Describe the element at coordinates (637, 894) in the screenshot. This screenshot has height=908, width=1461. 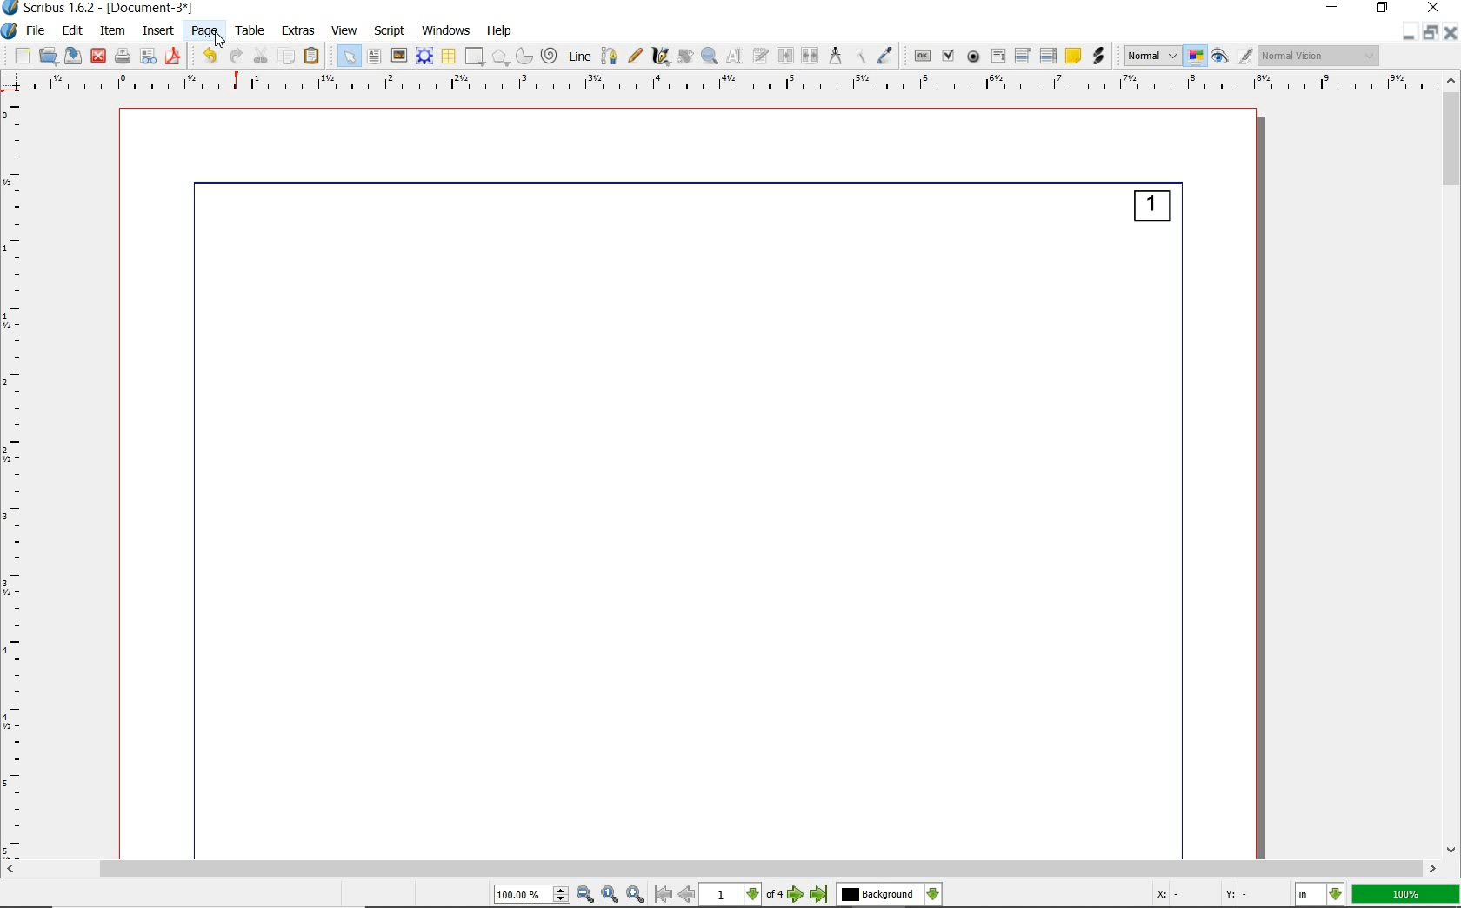
I see `zoom in` at that location.